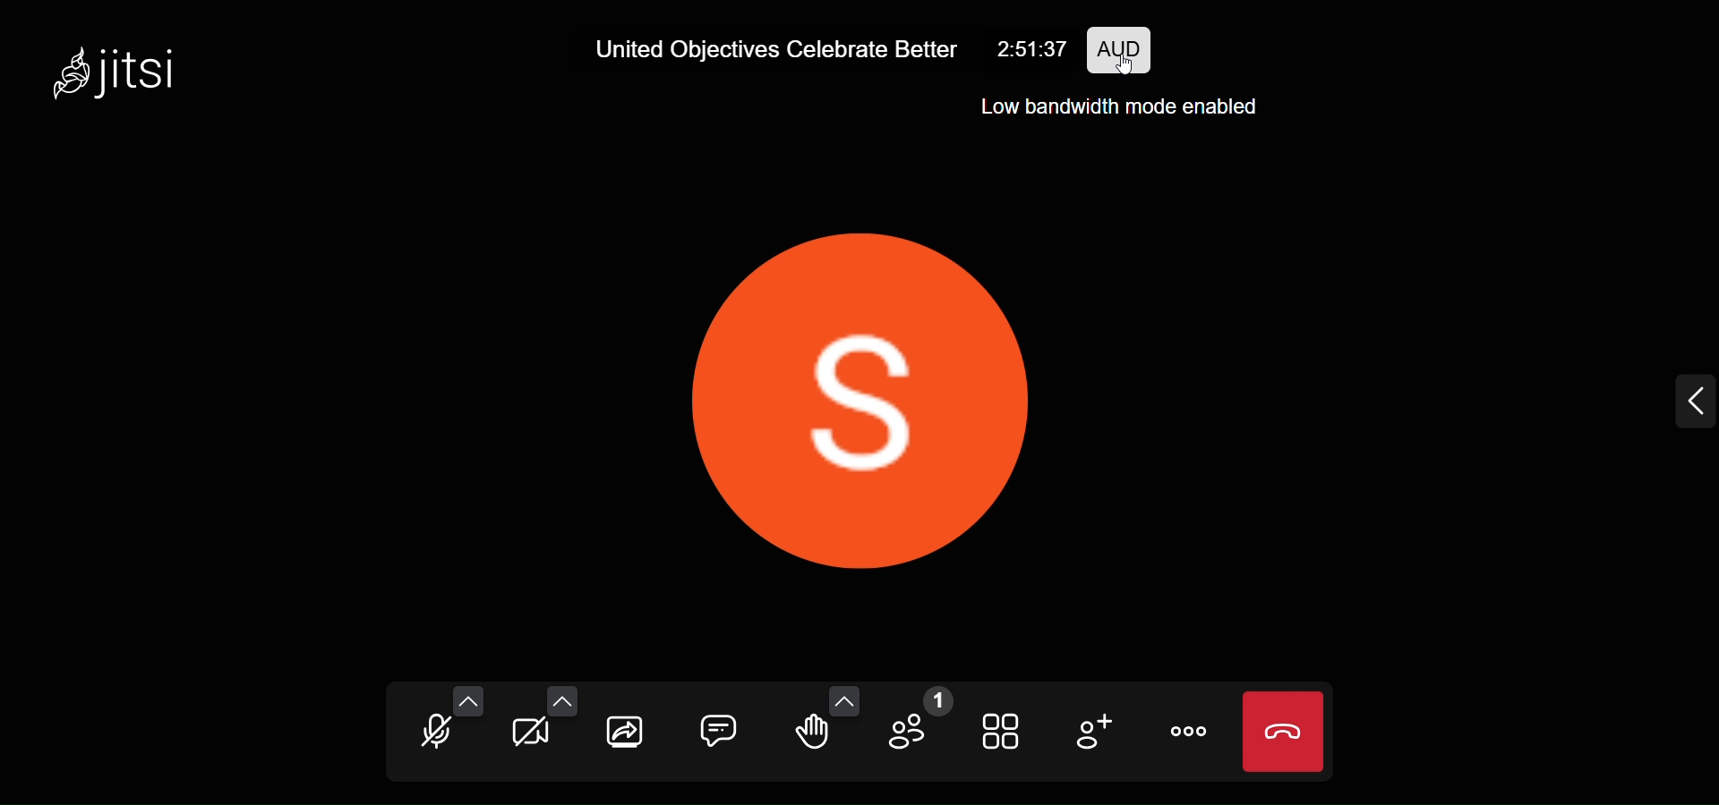 The image size is (1719, 805). What do you see at coordinates (722, 728) in the screenshot?
I see `chat` at bounding box center [722, 728].